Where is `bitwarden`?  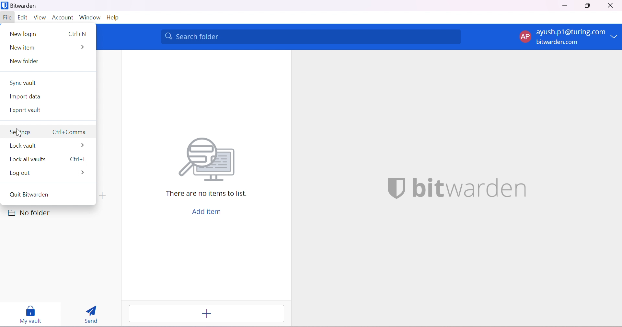
bitwarden is located at coordinates (470, 188).